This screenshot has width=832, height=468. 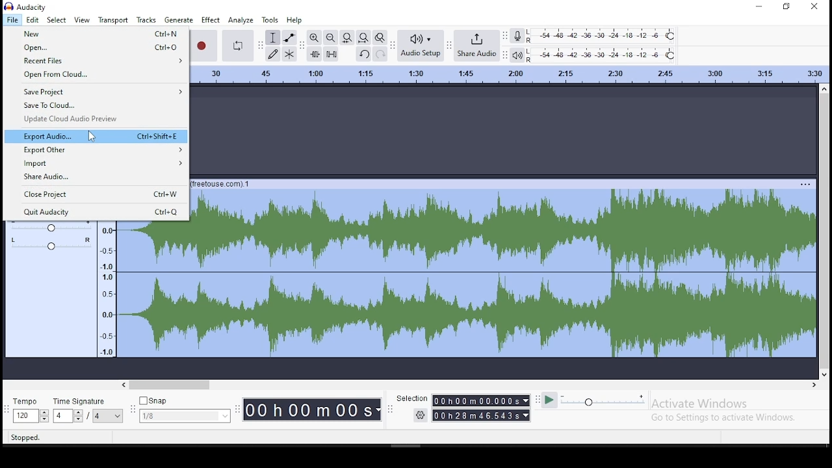 What do you see at coordinates (421, 415) in the screenshot?
I see `settings` at bounding box center [421, 415].